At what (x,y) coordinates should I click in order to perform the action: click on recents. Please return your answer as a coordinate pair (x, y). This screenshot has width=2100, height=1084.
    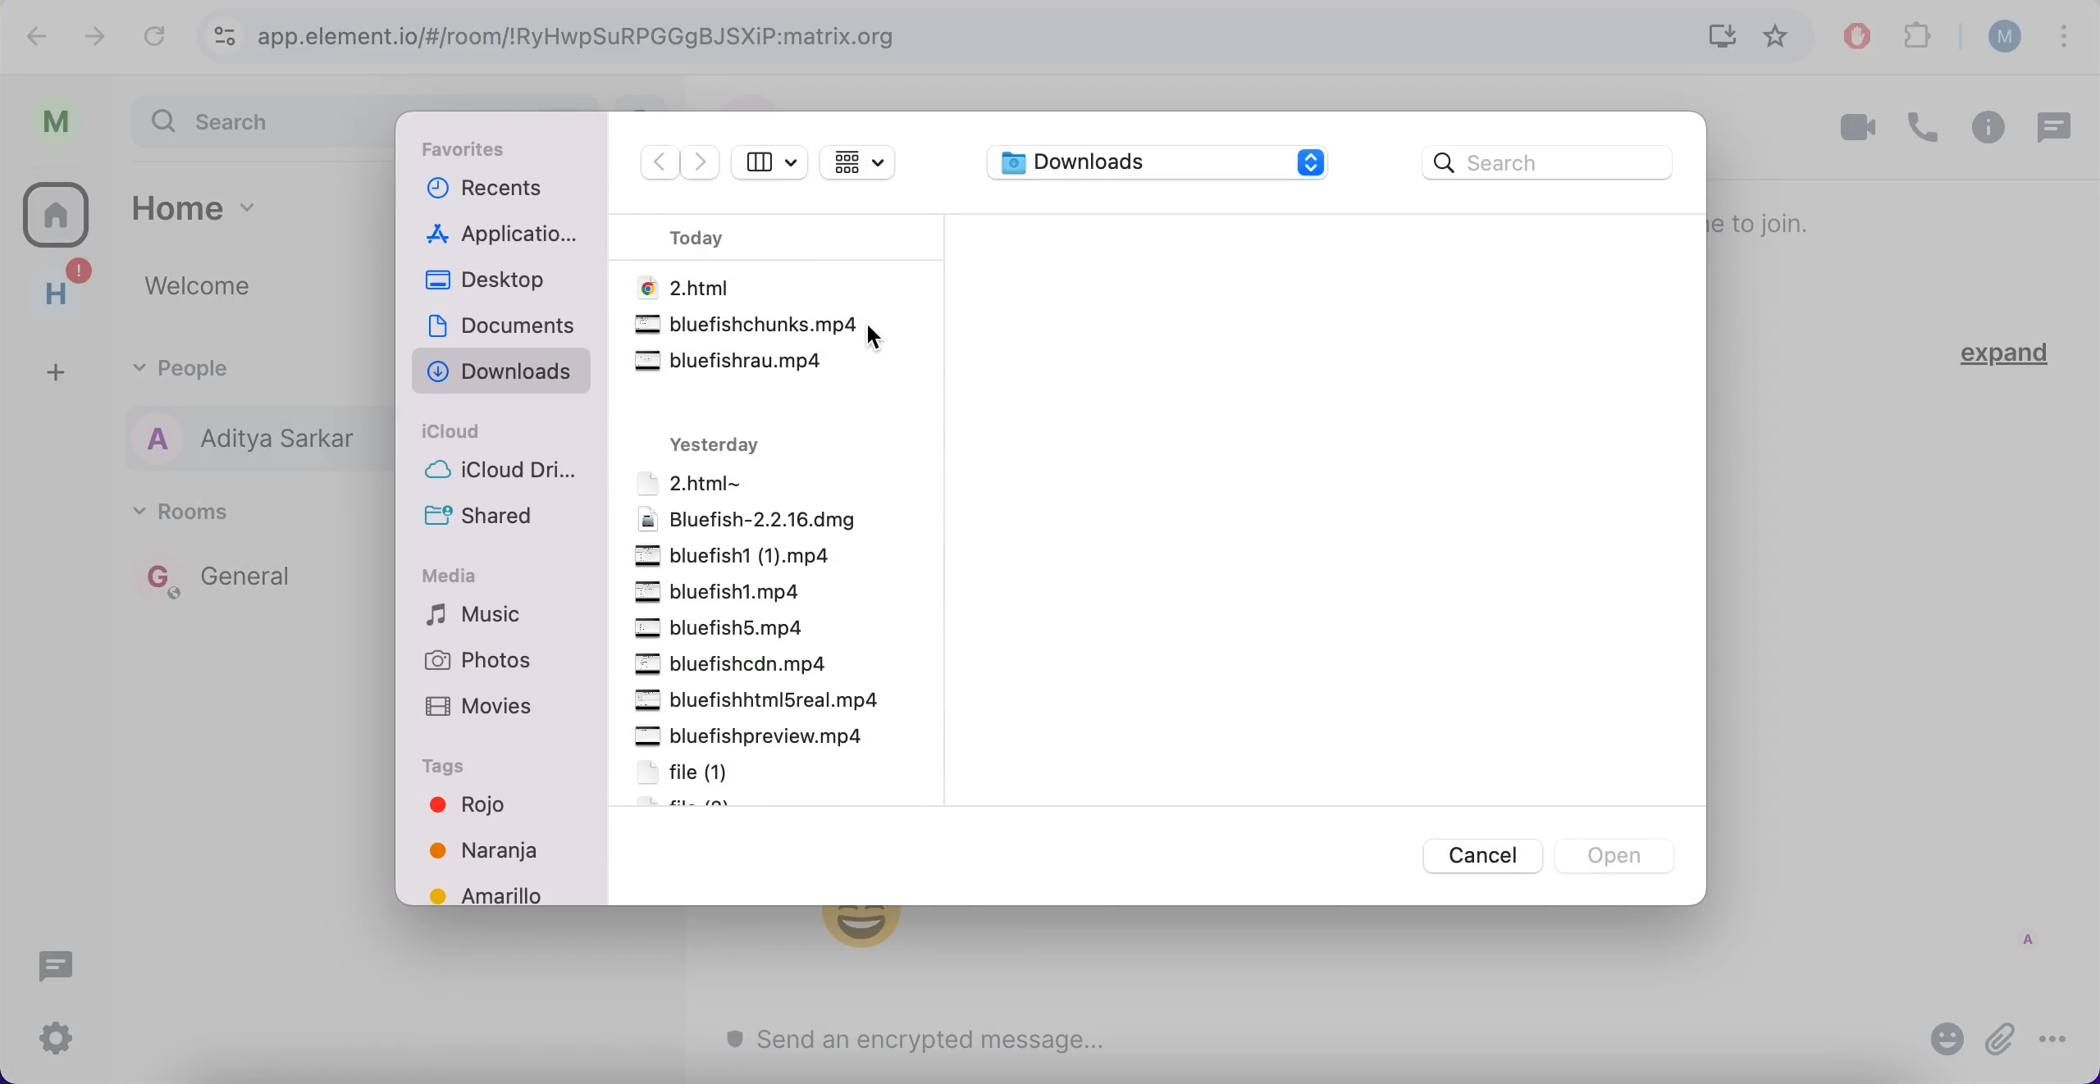
    Looking at the image, I should click on (495, 188).